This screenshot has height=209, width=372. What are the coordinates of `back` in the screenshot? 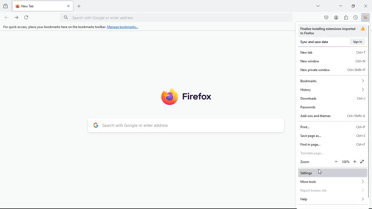 It's located at (6, 18).